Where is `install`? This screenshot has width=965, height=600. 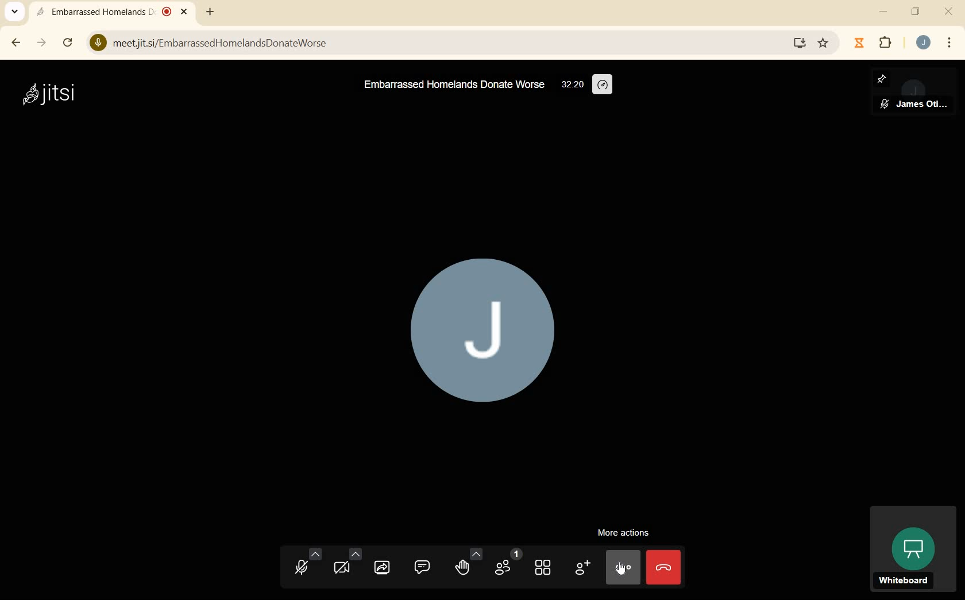 install is located at coordinates (800, 43).